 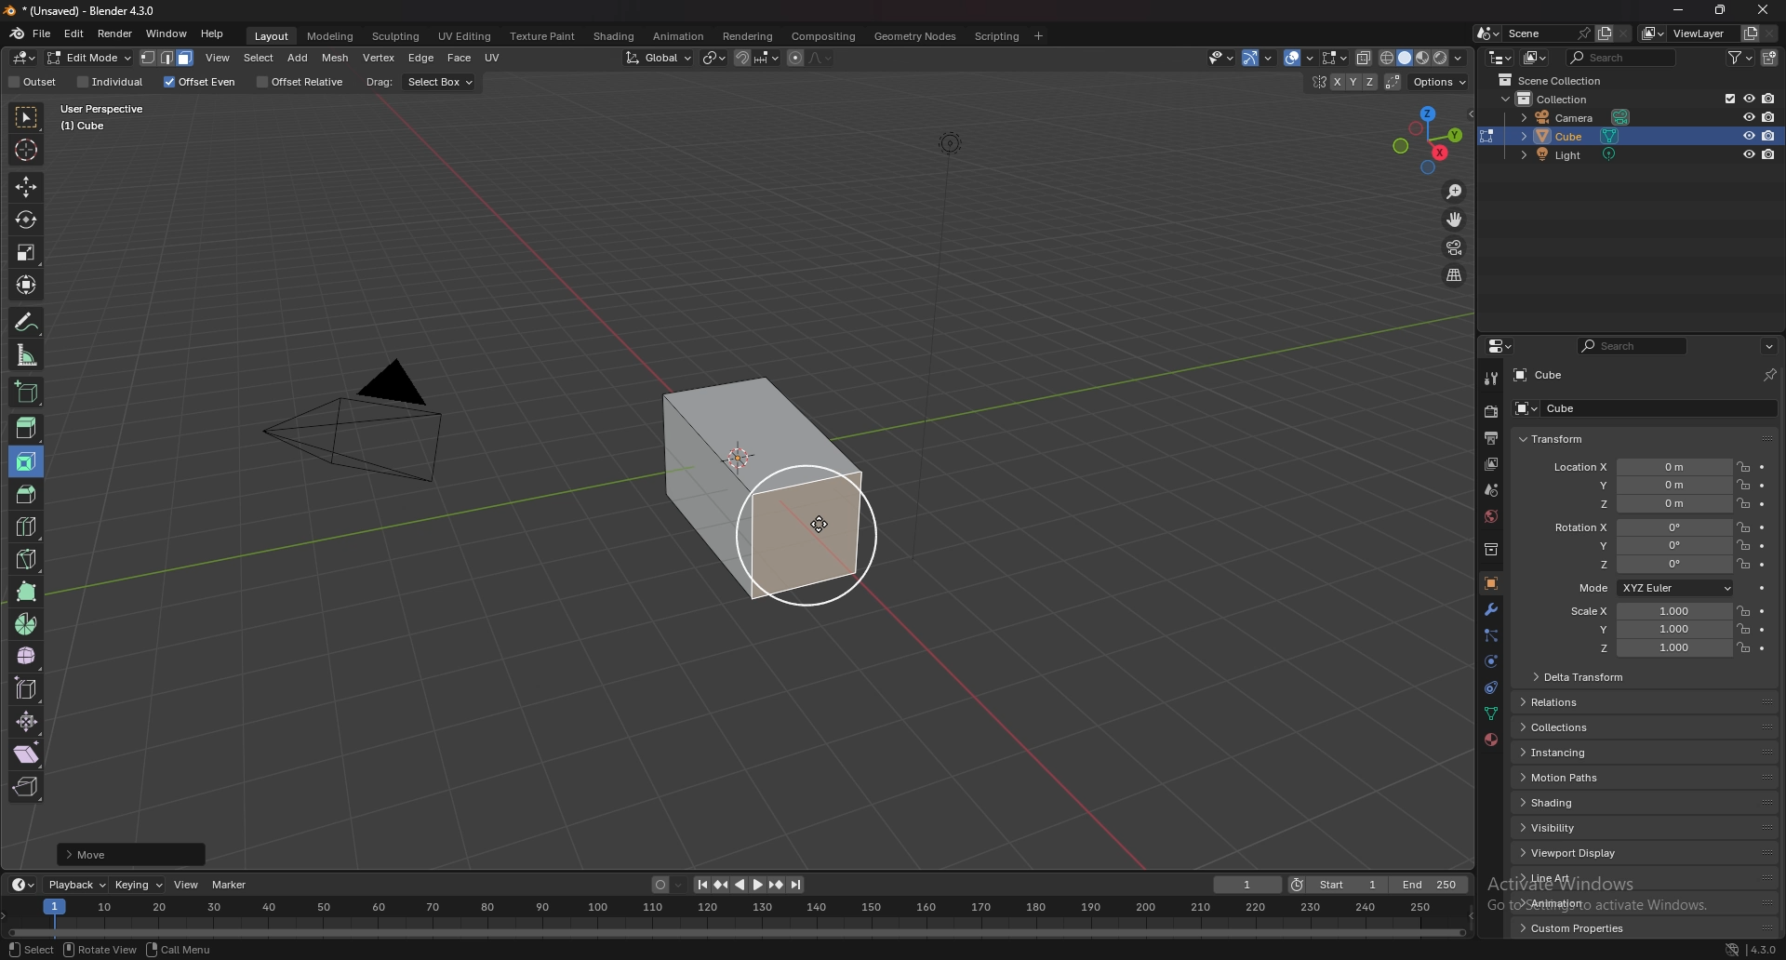 What do you see at coordinates (797, 885) in the screenshot?
I see `jump to endpoint` at bounding box center [797, 885].